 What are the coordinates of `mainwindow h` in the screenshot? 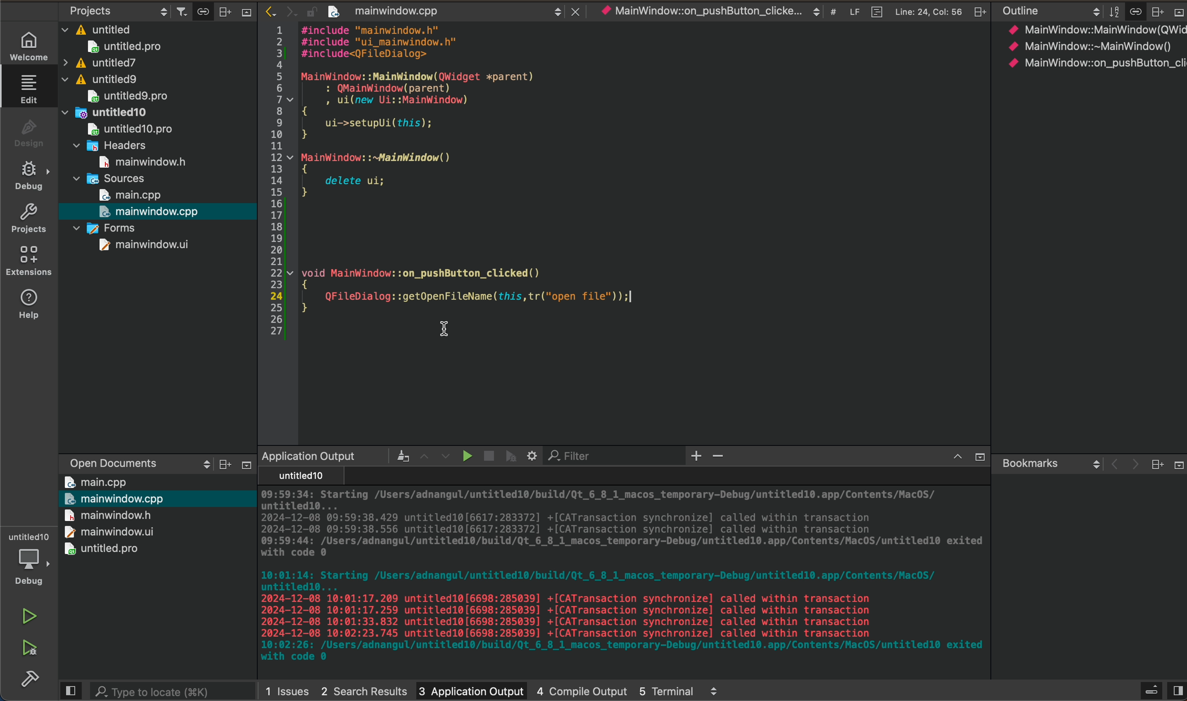 It's located at (145, 160).